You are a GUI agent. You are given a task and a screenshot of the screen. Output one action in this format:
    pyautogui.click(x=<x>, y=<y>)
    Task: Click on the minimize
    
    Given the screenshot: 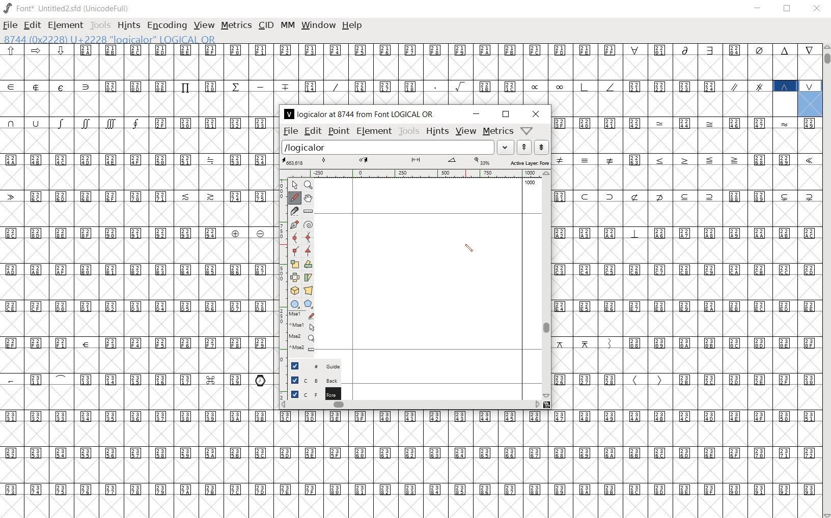 What is the action you would take?
    pyautogui.click(x=759, y=8)
    